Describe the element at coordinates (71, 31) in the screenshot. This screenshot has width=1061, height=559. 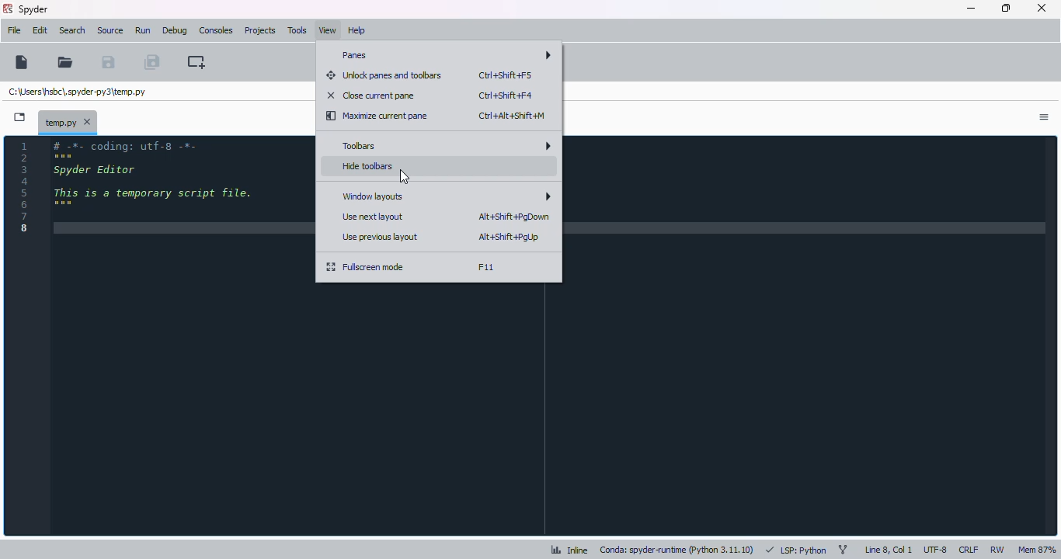
I see `search` at that location.